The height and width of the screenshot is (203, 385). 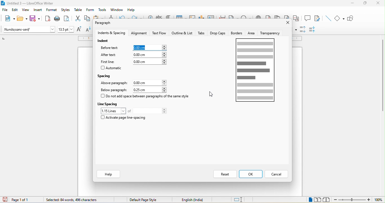 I want to click on save, so click(x=35, y=19).